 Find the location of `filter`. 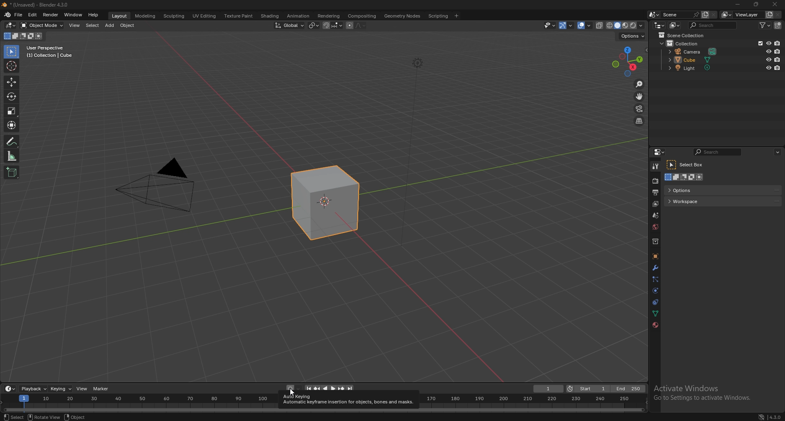

filter is located at coordinates (765, 25).